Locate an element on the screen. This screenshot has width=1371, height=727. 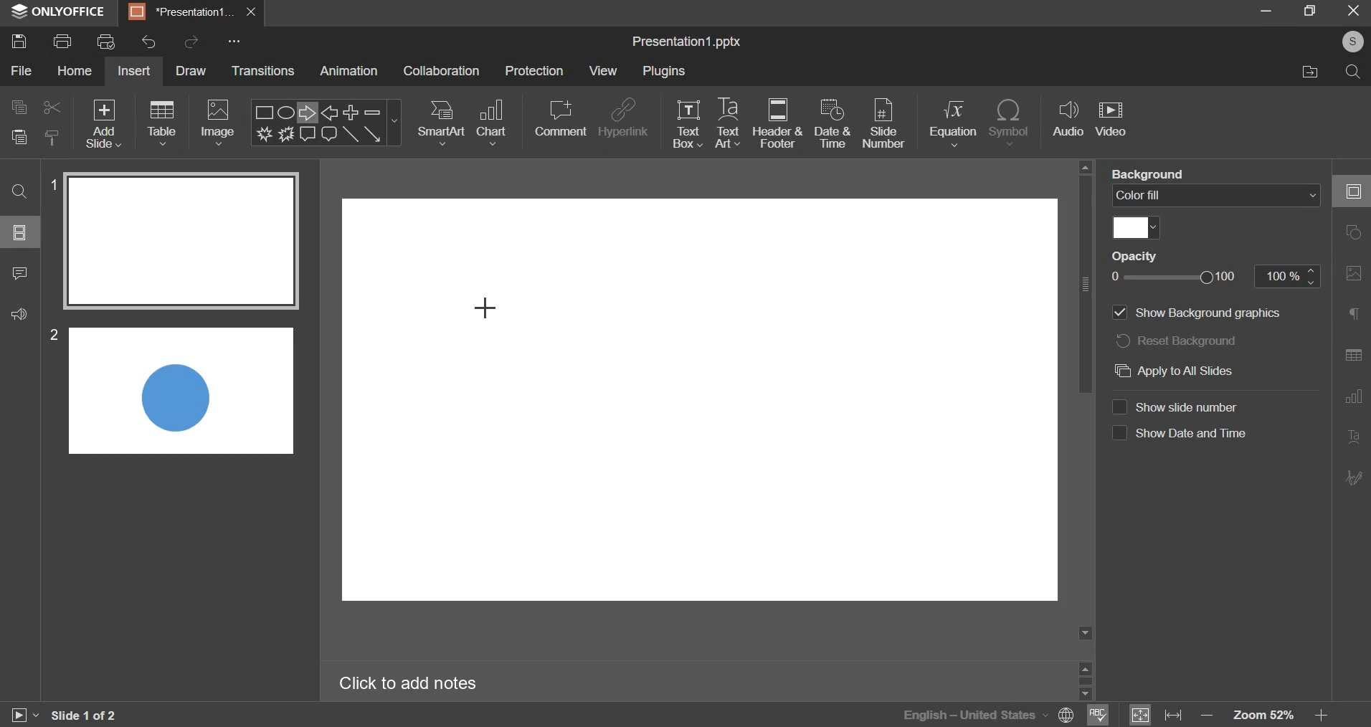
draw is located at coordinates (190, 70).